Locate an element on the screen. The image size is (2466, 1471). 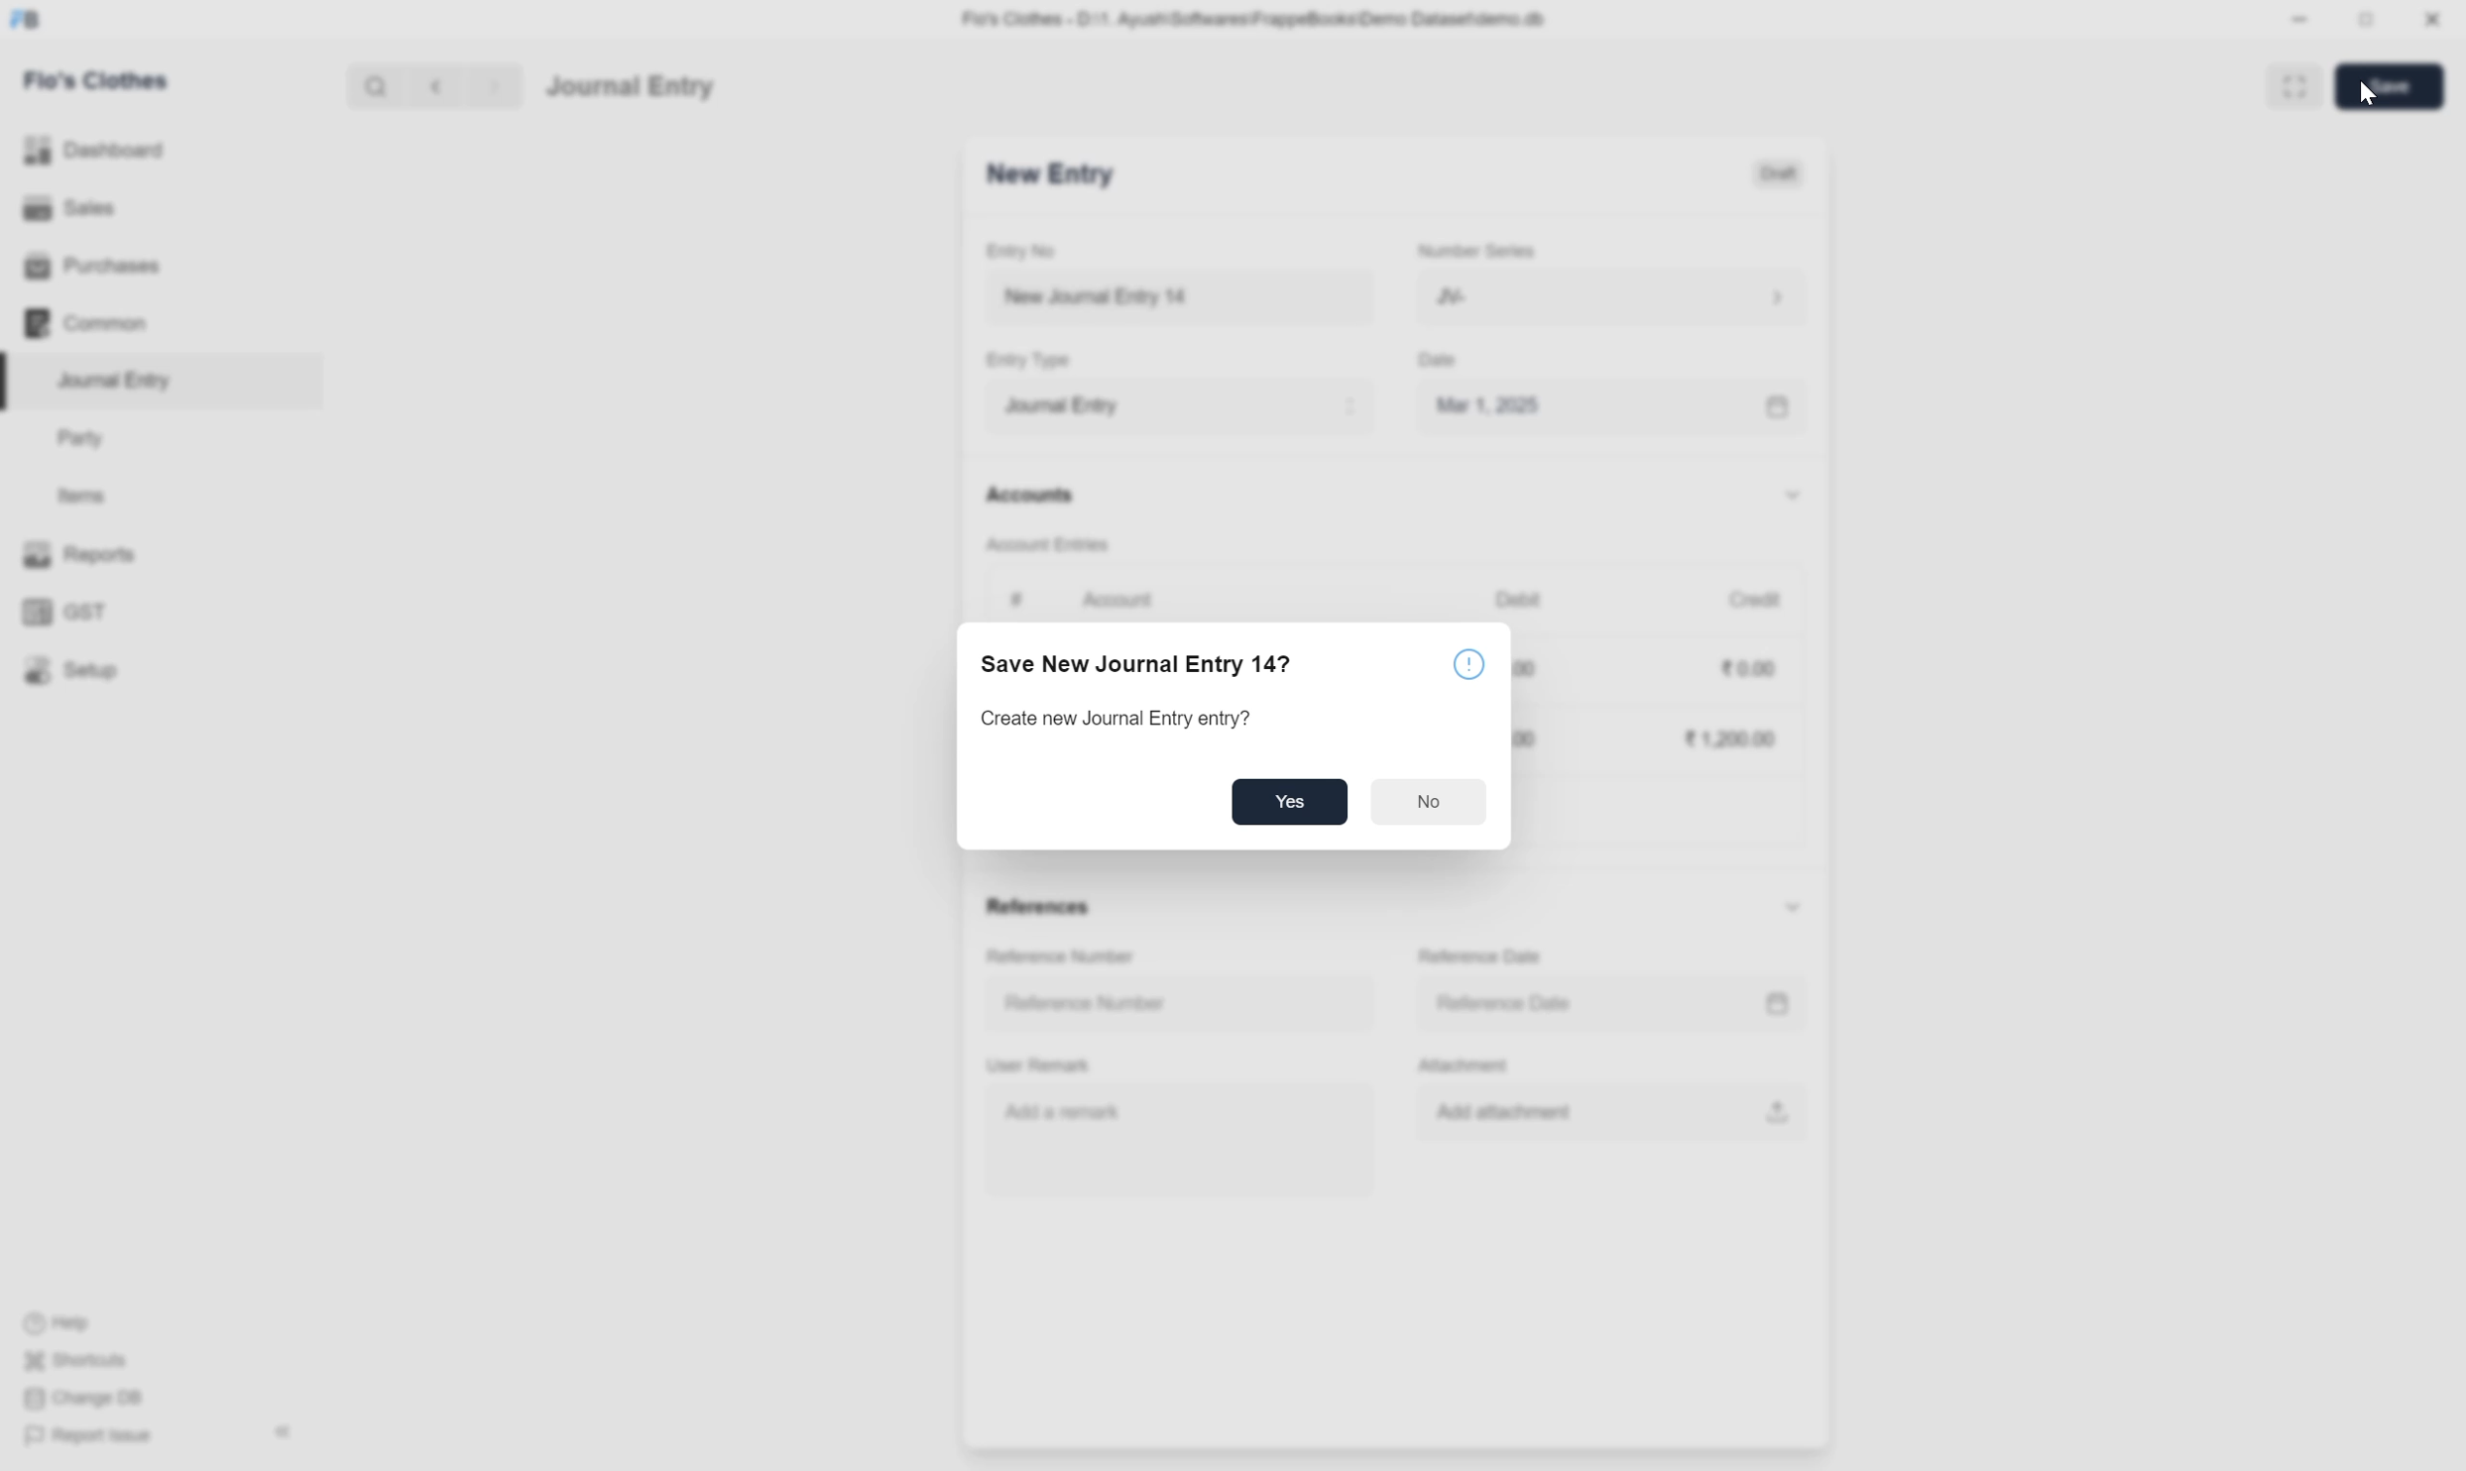
Date is located at coordinates (1443, 361).